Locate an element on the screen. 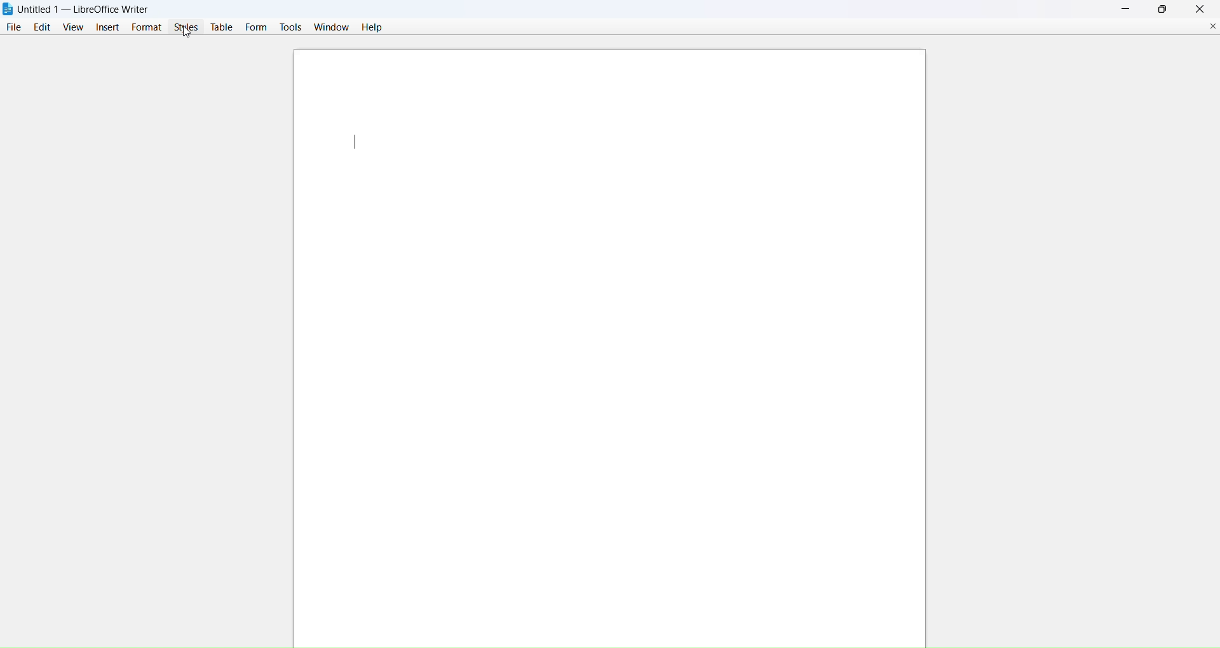 The height and width of the screenshot is (648, 1220). format is located at coordinates (149, 27).